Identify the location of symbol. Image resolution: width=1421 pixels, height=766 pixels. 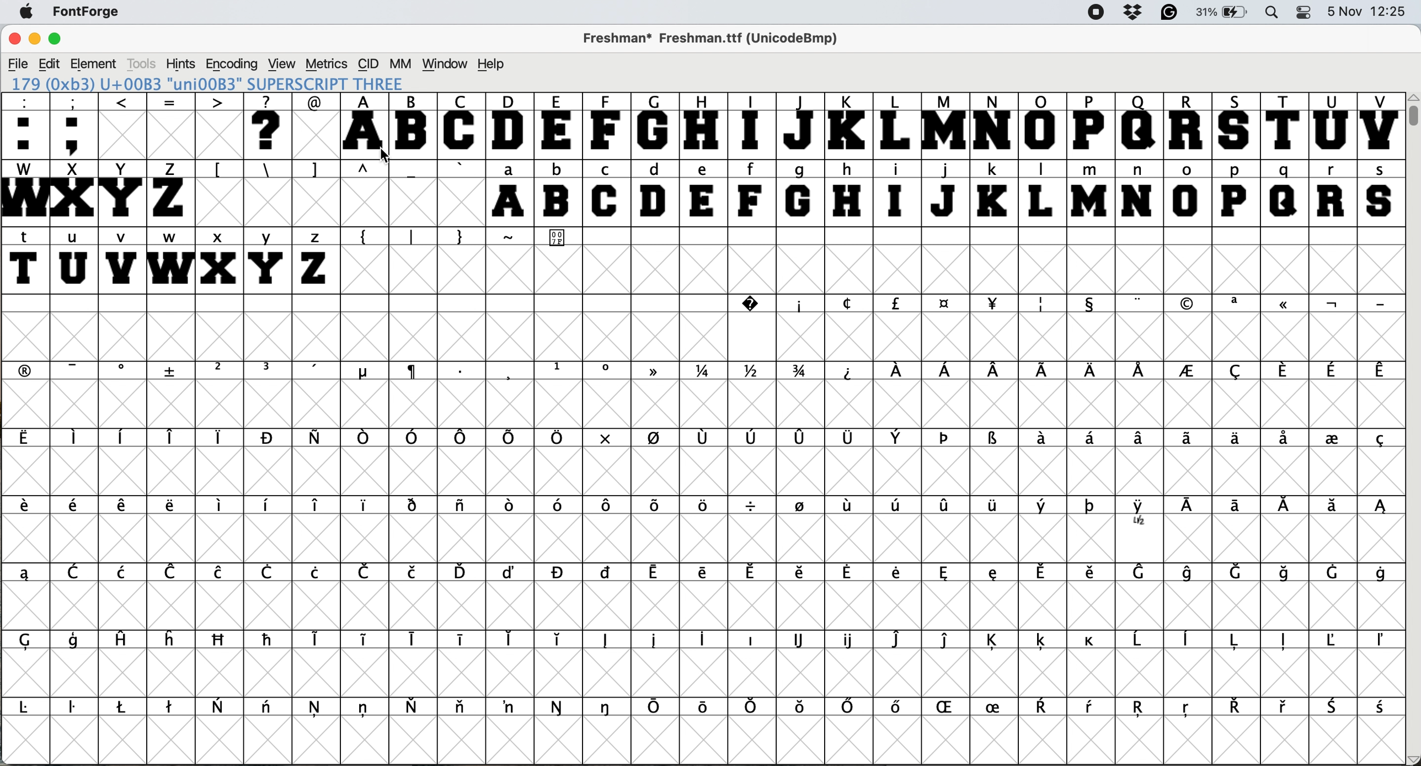
(26, 438).